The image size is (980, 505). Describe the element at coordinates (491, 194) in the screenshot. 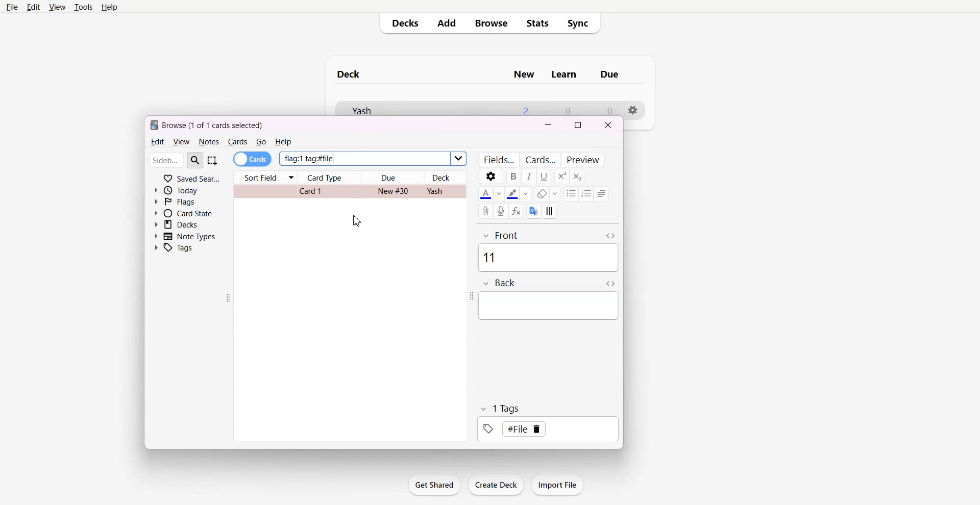

I see `Text Color` at that location.